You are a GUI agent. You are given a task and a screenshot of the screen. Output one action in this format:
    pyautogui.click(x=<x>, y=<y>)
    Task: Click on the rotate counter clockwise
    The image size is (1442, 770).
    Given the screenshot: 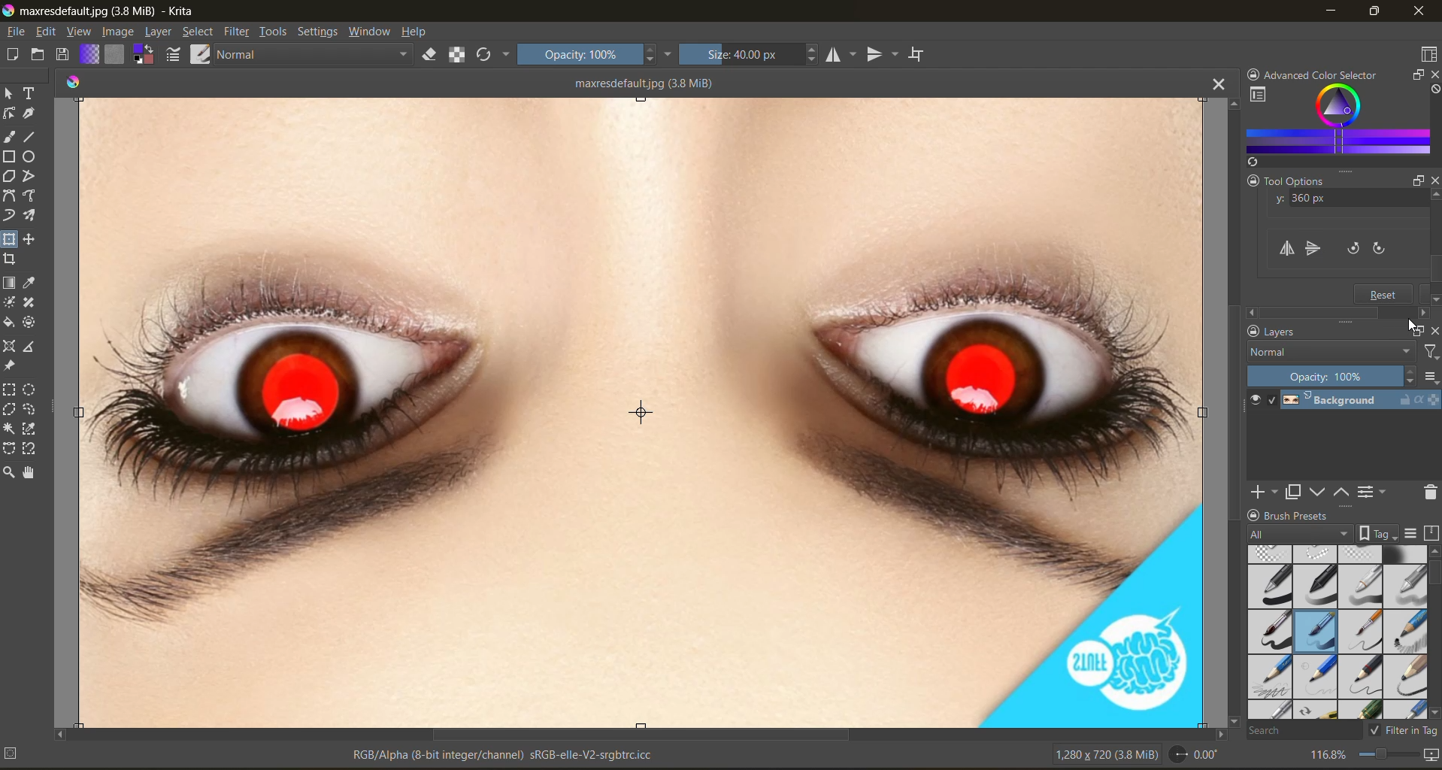 What is the action you would take?
    pyautogui.click(x=1354, y=247)
    